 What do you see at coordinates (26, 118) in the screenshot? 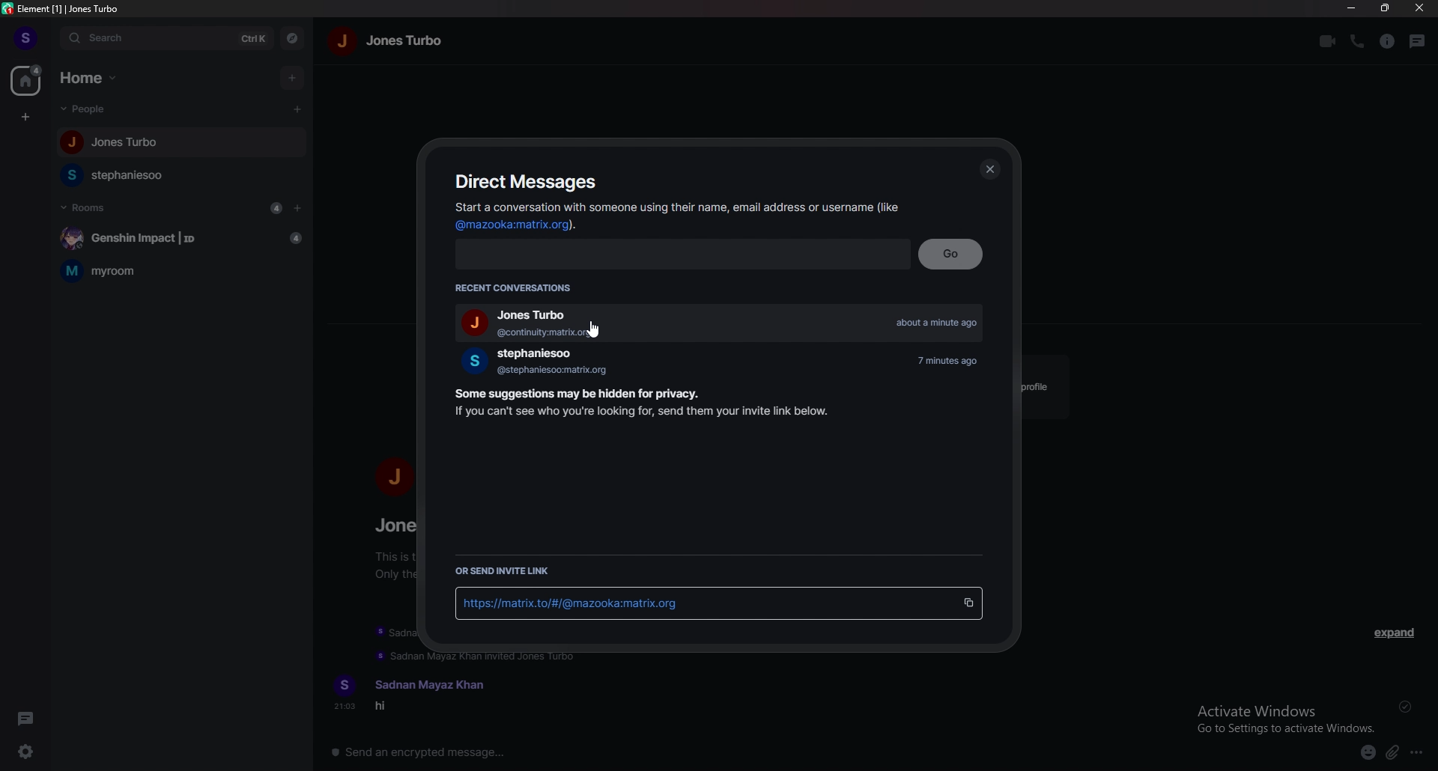
I see `create space` at bounding box center [26, 118].